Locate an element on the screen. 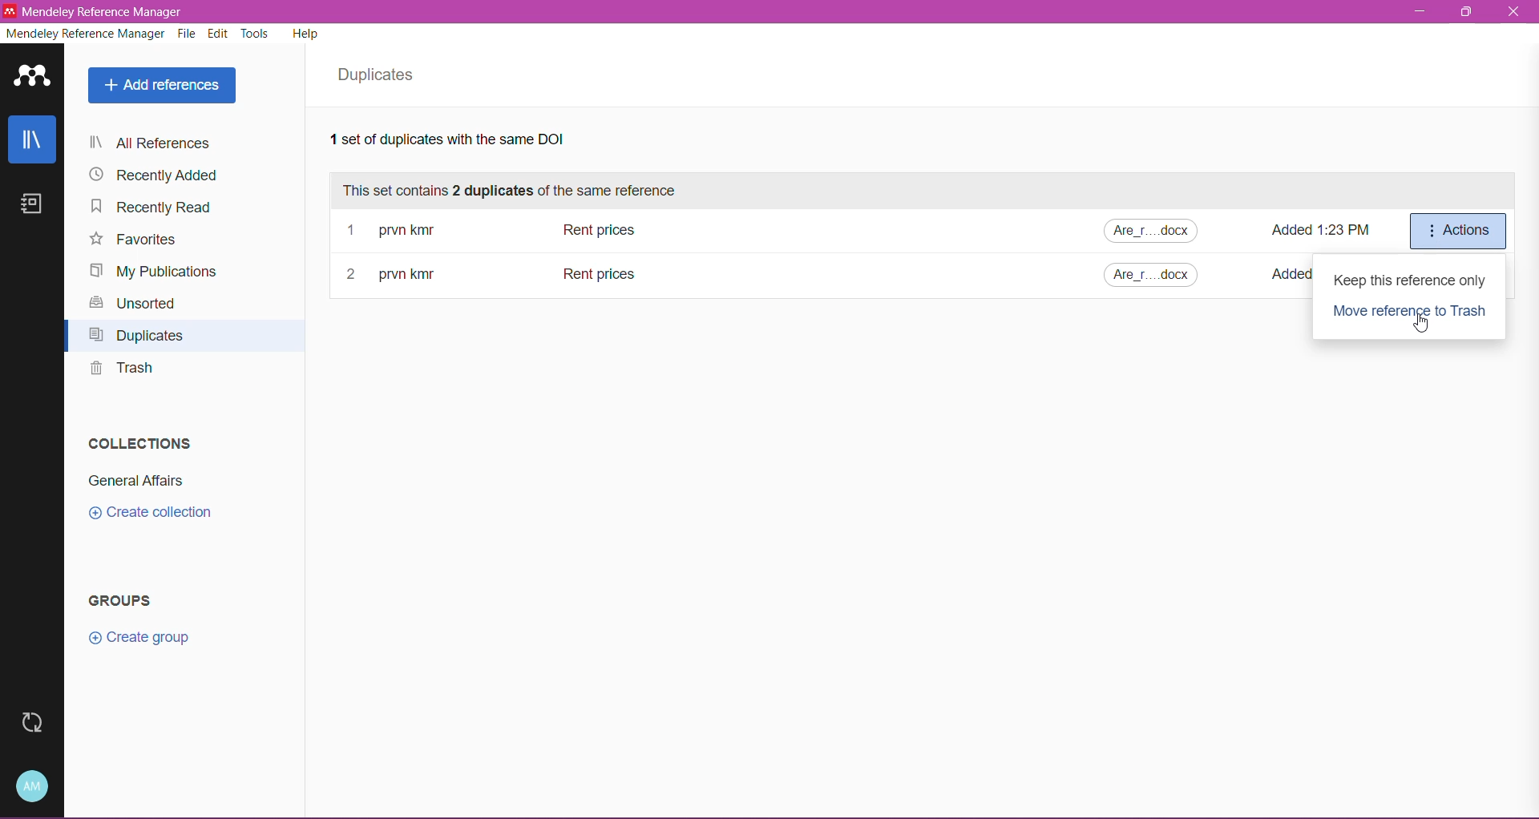 This screenshot has width=1539, height=819. item number is located at coordinates (355, 276).